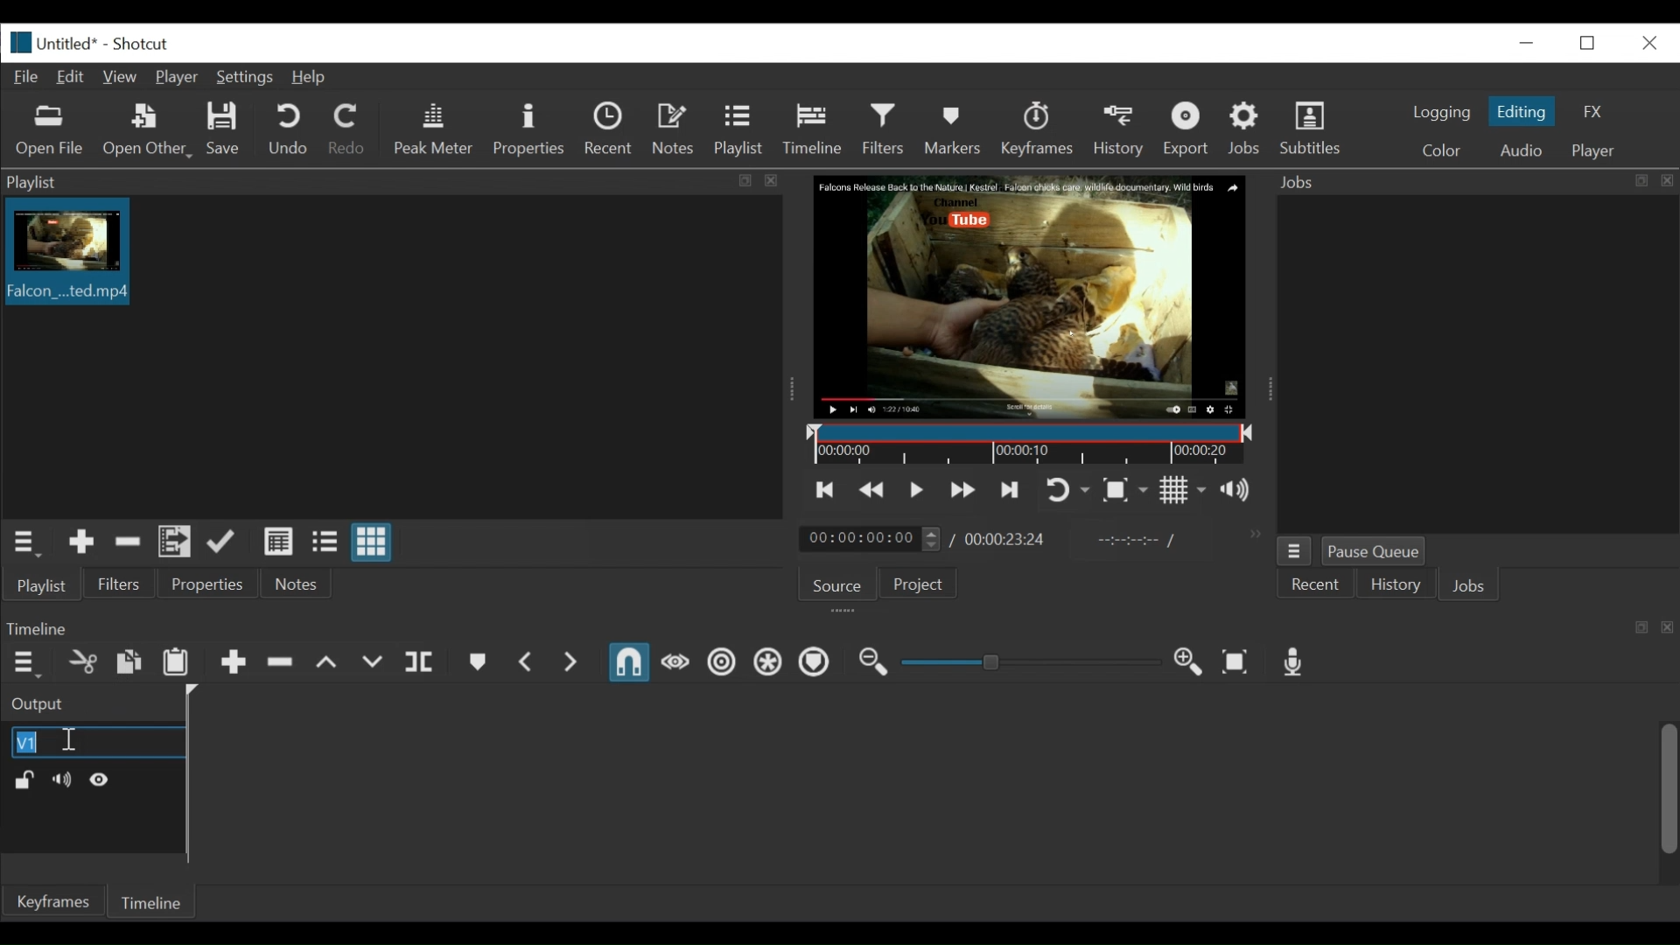 The image size is (1680, 945). What do you see at coordinates (1467, 364) in the screenshot?
I see `Jobs panel` at bounding box center [1467, 364].